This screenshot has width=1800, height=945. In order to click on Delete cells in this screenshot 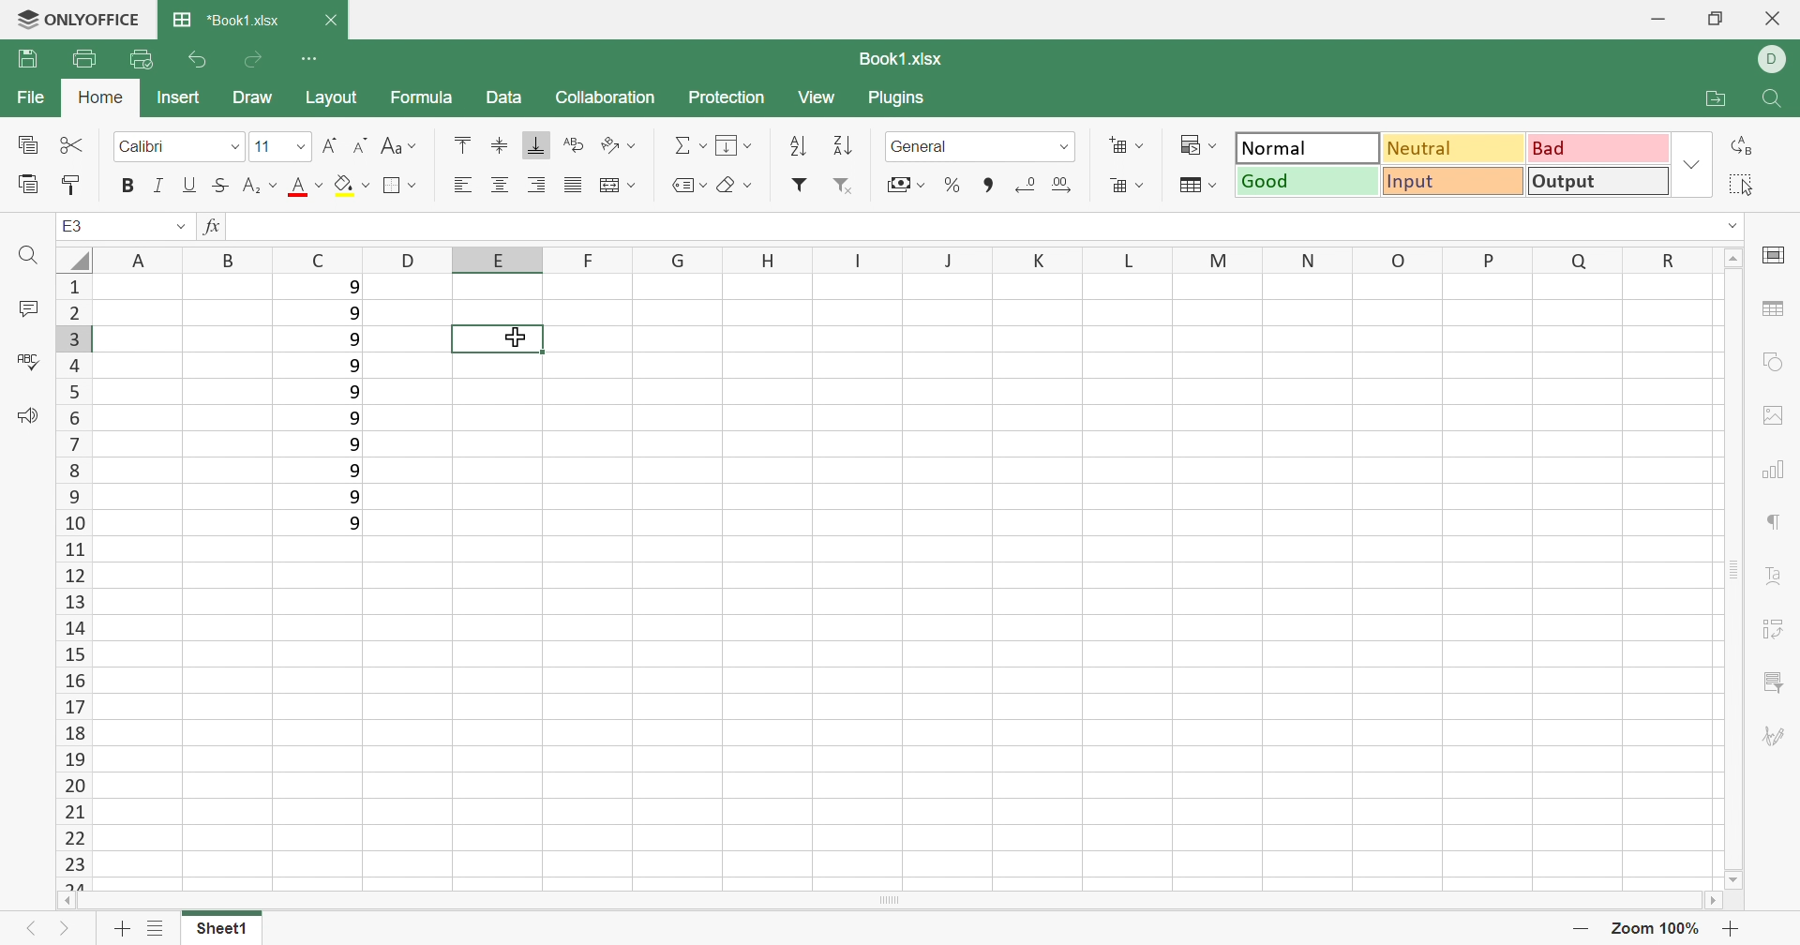, I will do `click(1130, 185)`.